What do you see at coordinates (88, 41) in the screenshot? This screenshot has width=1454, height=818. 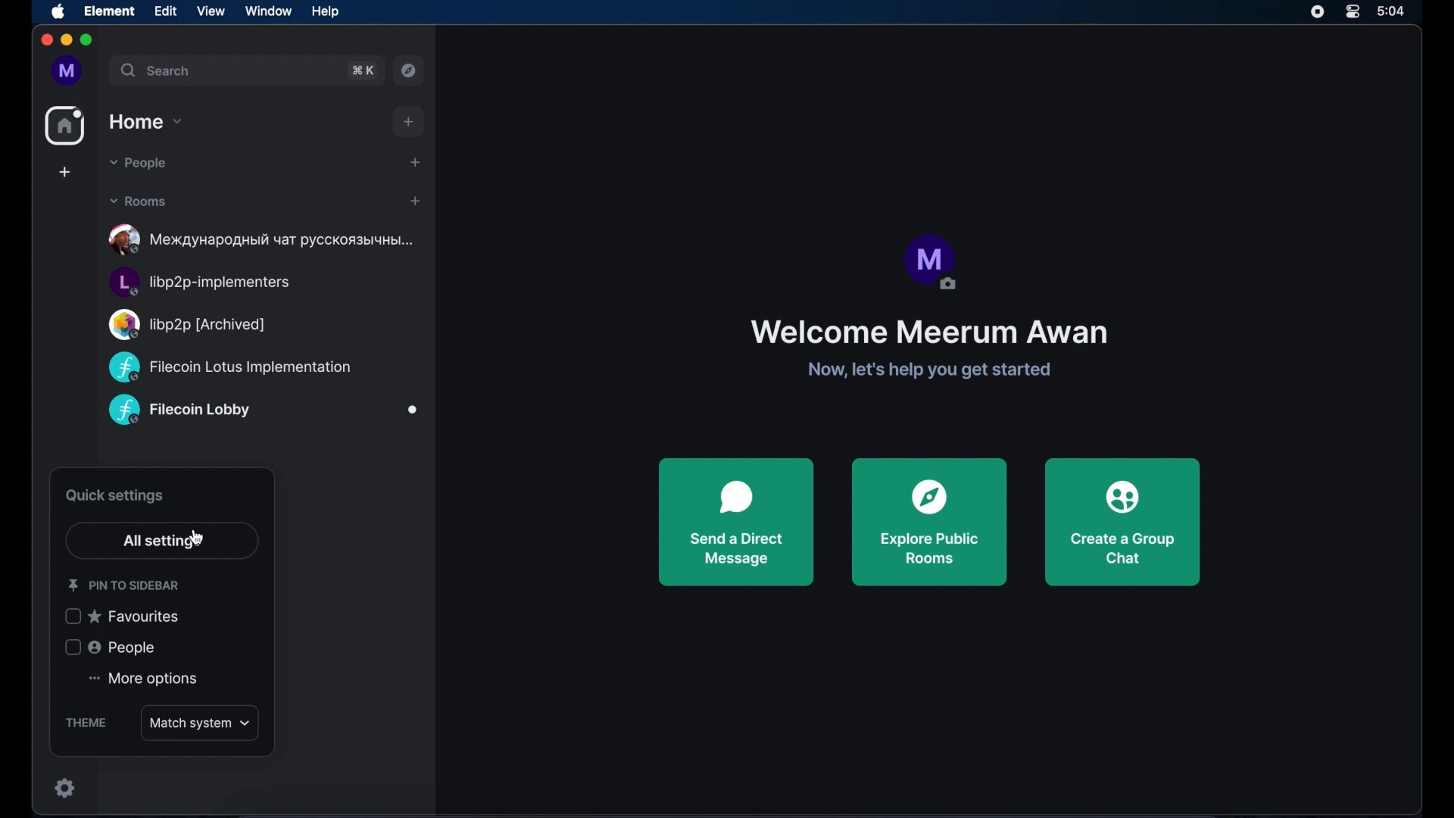 I see `maximize` at bounding box center [88, 41].